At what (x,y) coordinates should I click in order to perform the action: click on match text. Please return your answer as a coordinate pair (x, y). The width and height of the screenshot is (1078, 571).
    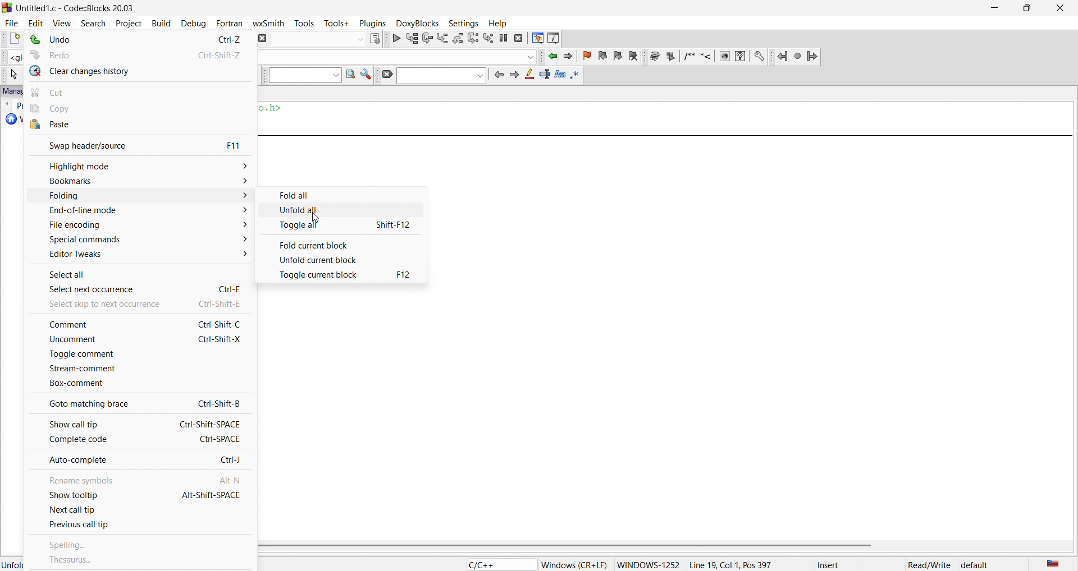
    Looking at the image, I should click on (559, 74).